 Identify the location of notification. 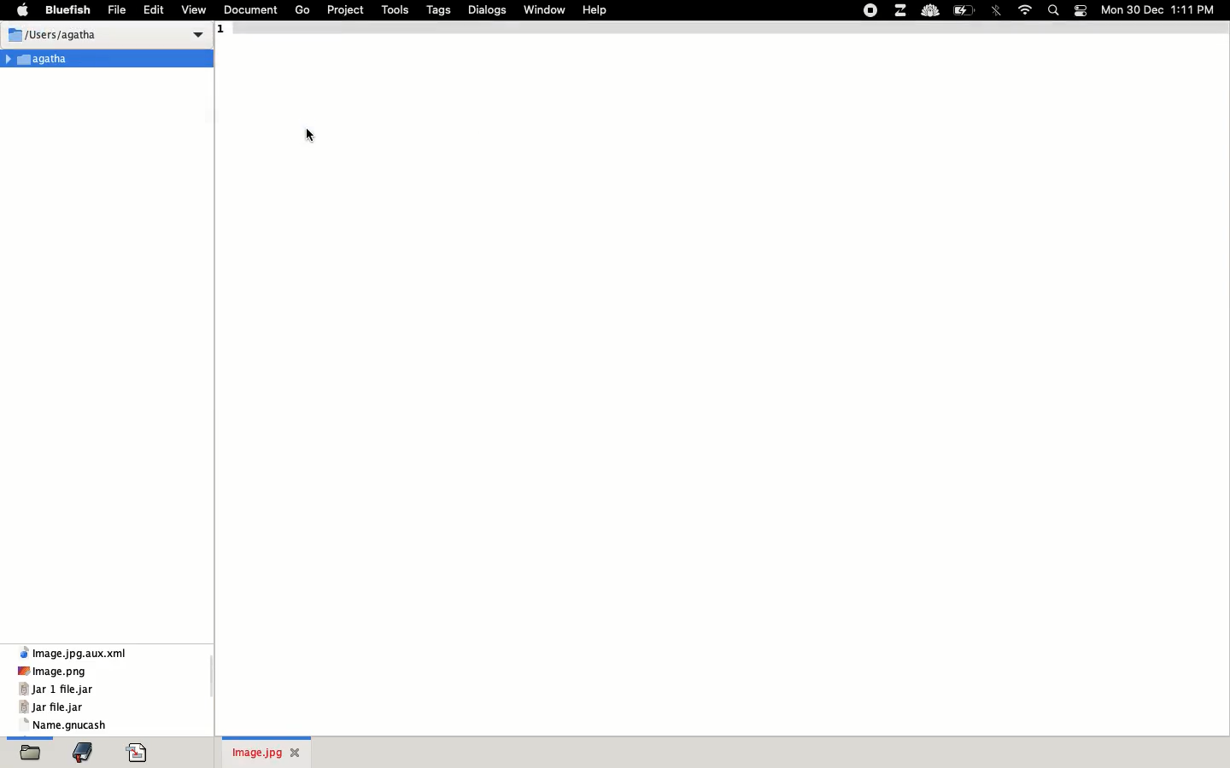
(1082, 10).